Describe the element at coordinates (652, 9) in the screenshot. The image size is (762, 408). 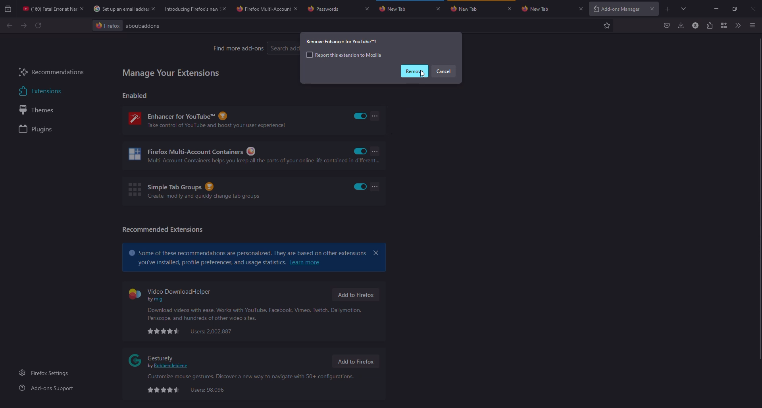
I see `close` at that location.